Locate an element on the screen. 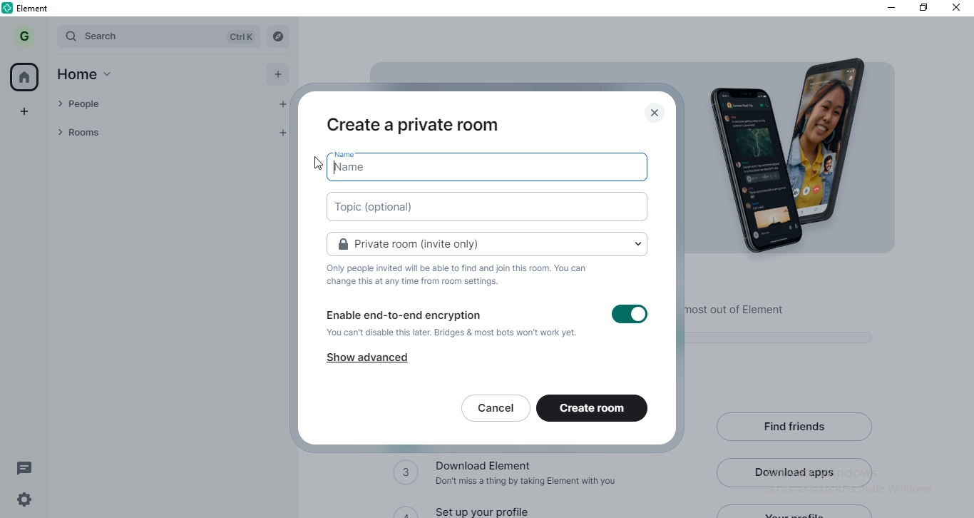 Image resolution: width=974 pixels, height=518 pixels. minimise is located at coordinates (886, 8).